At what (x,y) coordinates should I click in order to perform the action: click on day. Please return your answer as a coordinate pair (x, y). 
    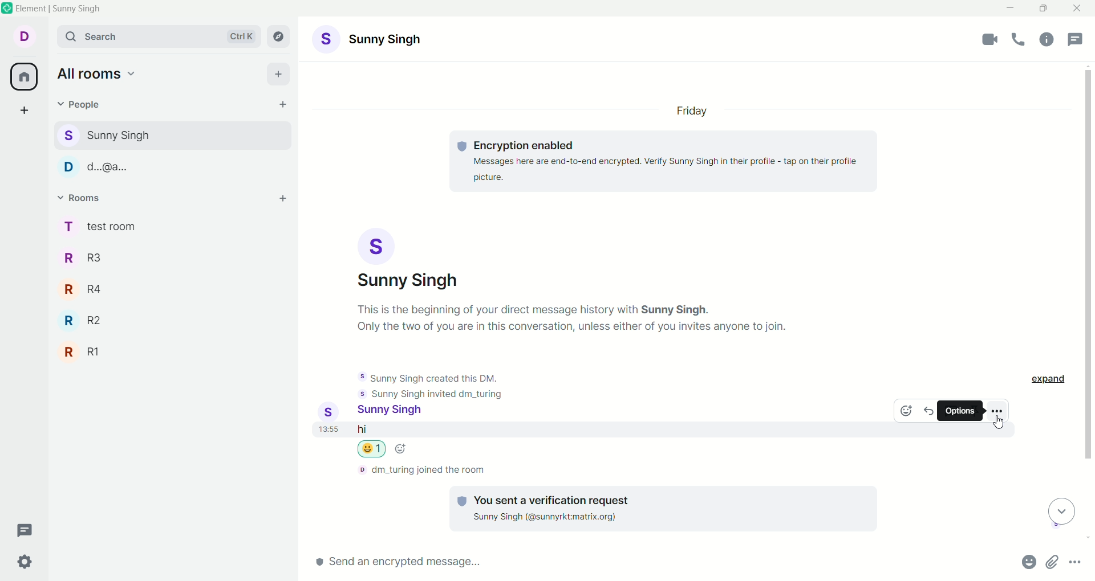
    Looking at the image, I should click on (695, 112).